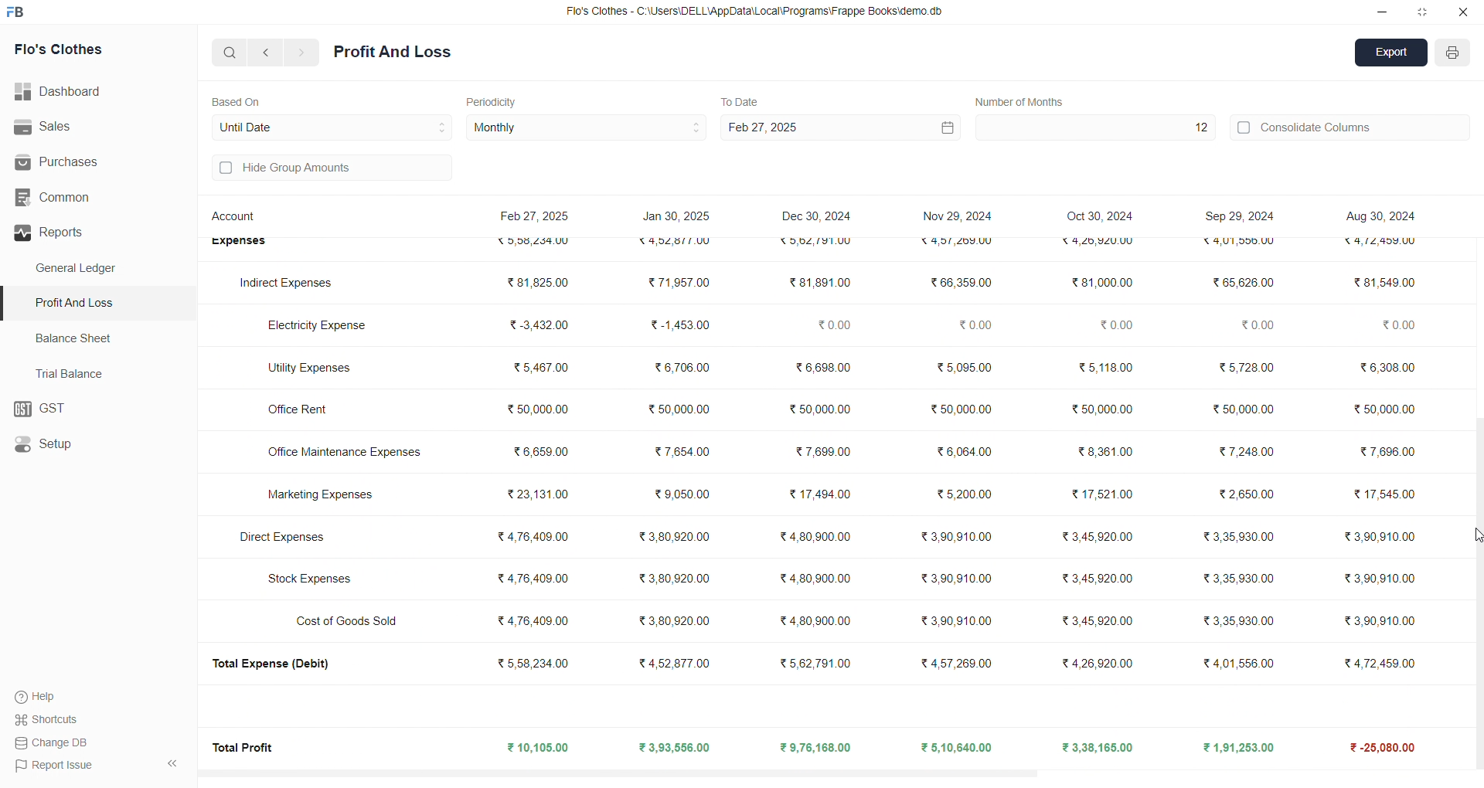  I want to click on PRINT, so click(1453, 55).